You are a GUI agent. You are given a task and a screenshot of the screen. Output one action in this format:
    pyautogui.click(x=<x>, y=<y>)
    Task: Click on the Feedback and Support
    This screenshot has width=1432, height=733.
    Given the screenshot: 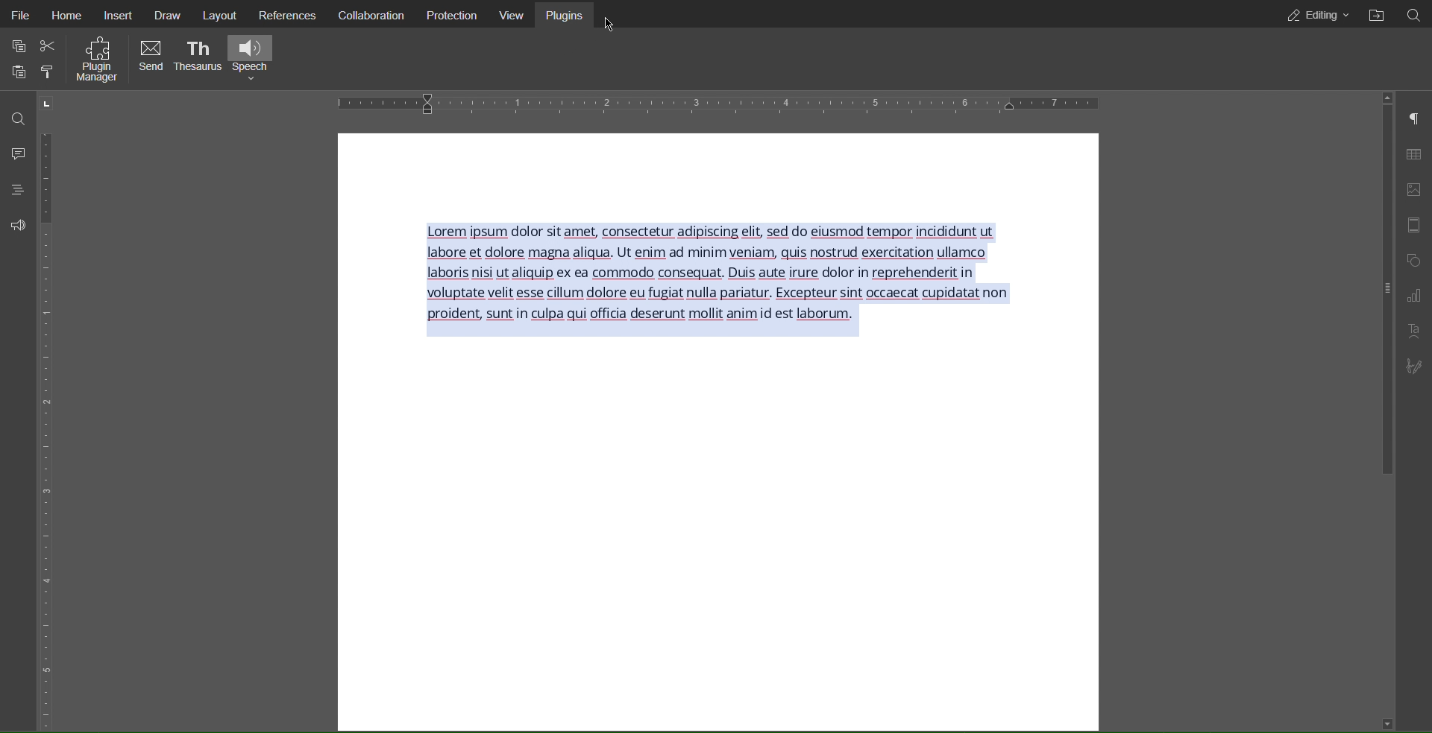 What is the action you would take?
    pyautogui.click(x=13, y=225)
    